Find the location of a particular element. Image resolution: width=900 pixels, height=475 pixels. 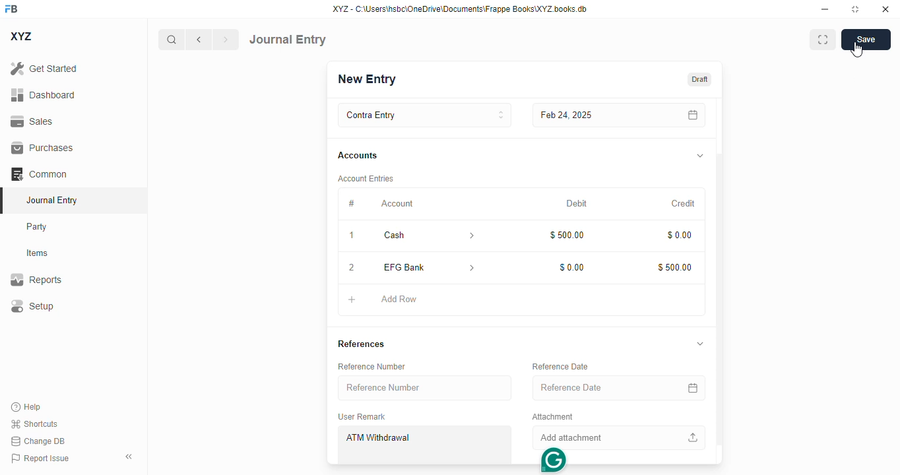

EFG Bank is located at coordinates (409, 267).